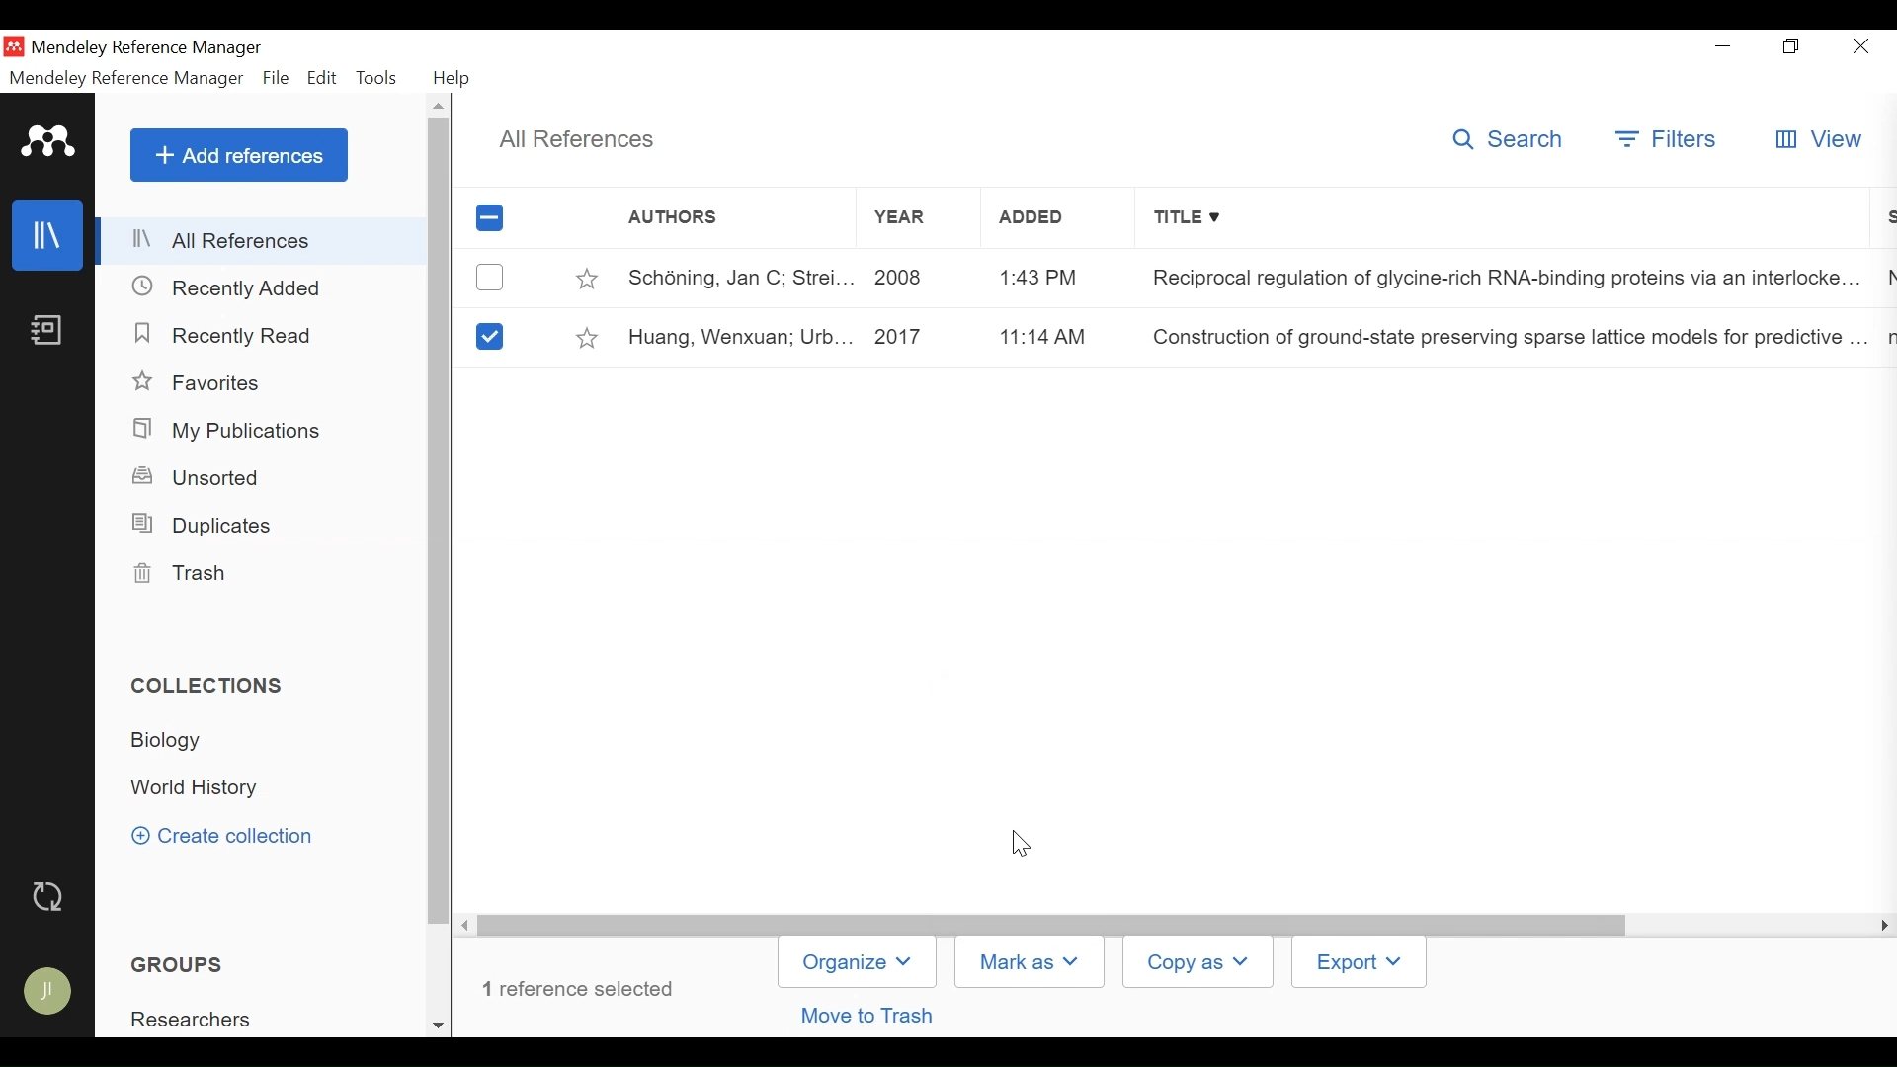 The width and height of the screenshot is (1897, 1067). What do you see at coordinates (51, 899) in the screenshot?
I see `Sync` at bounding box center [51, 899].